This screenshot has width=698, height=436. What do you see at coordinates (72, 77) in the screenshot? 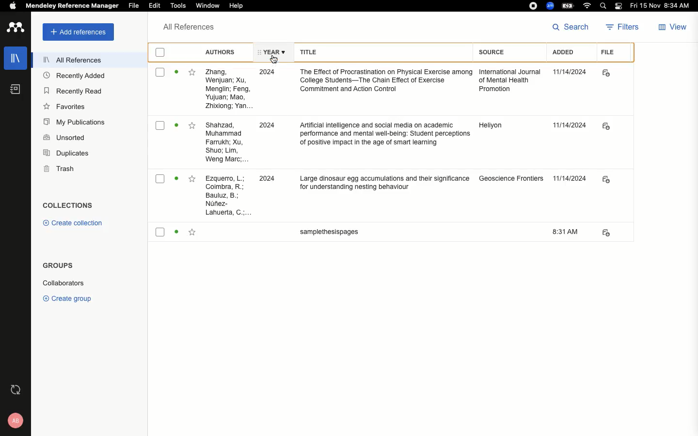
I see `Recently added` at bounding box center [72, 77].